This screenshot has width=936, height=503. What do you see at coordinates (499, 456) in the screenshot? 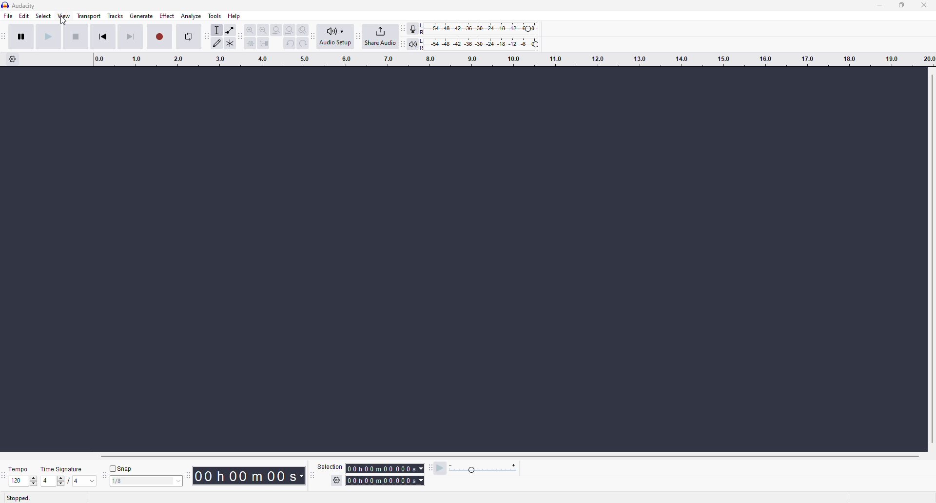
I see `Horizontal scrollbar` at bounding box center [499, 456].